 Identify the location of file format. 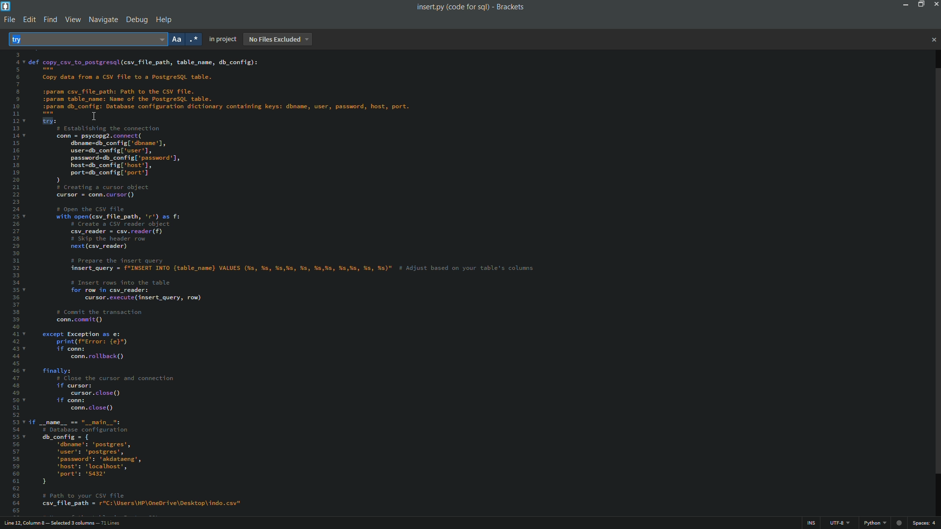
(877, 524).